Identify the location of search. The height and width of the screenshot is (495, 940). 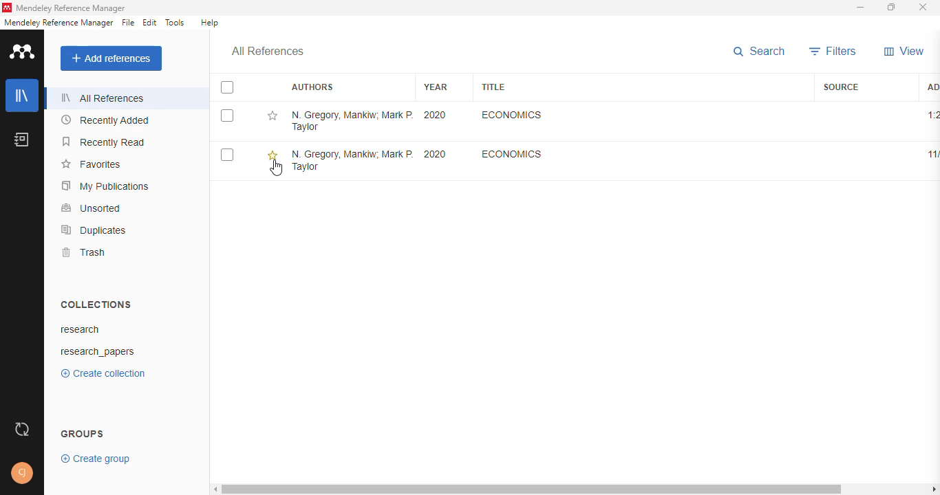
(758, 52).